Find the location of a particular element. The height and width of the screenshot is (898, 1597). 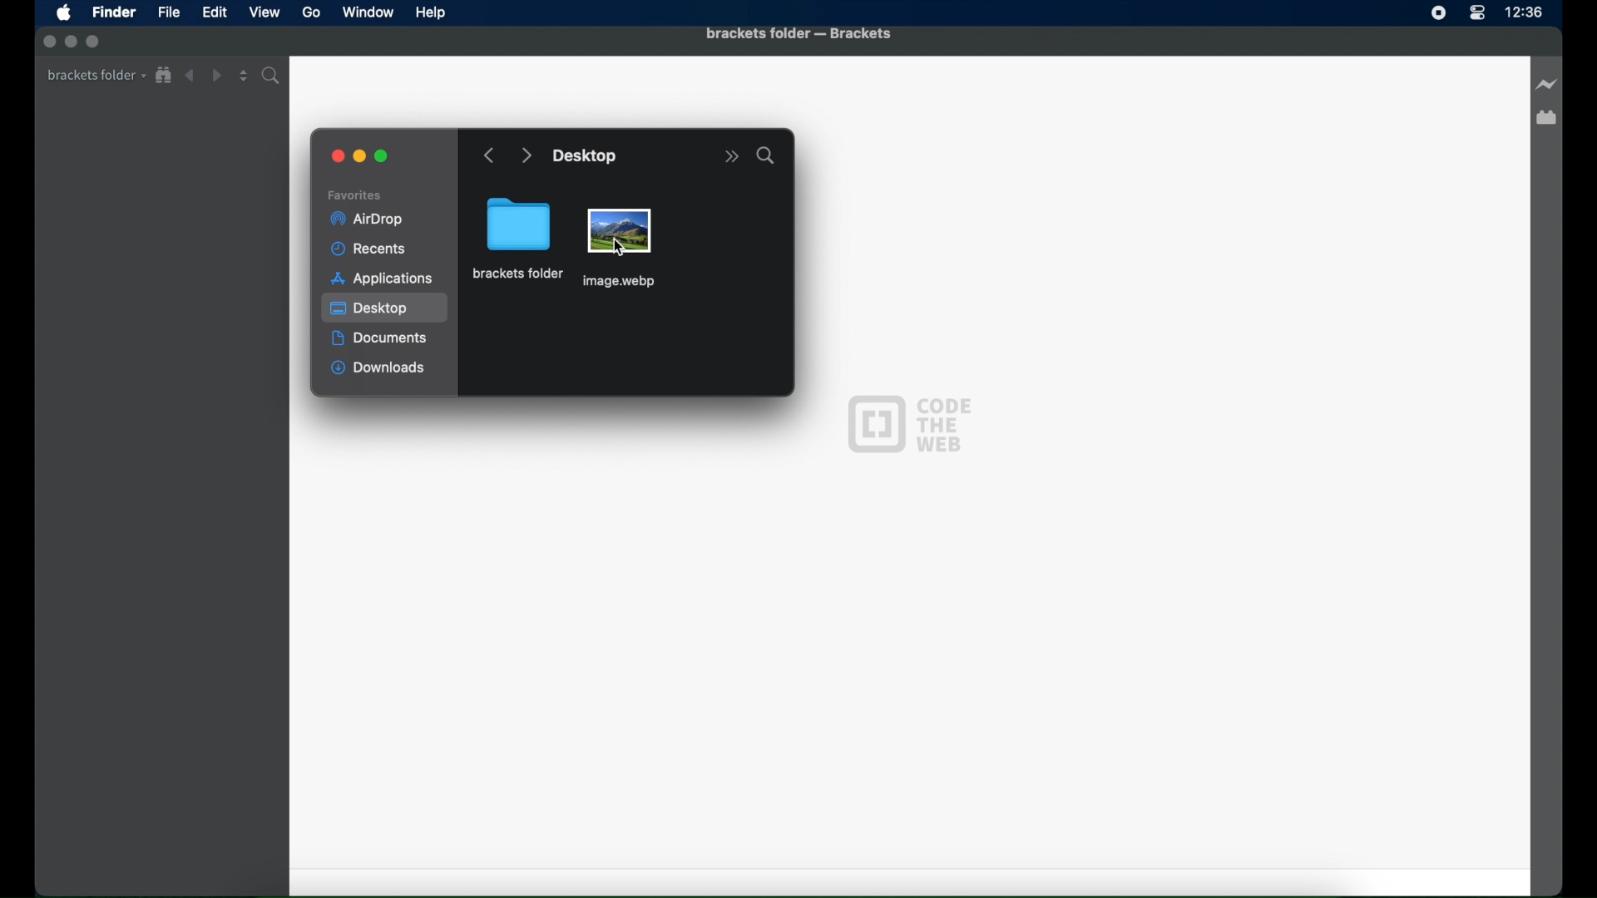

brackets folder - brackets is located at coordinates (798, 35).